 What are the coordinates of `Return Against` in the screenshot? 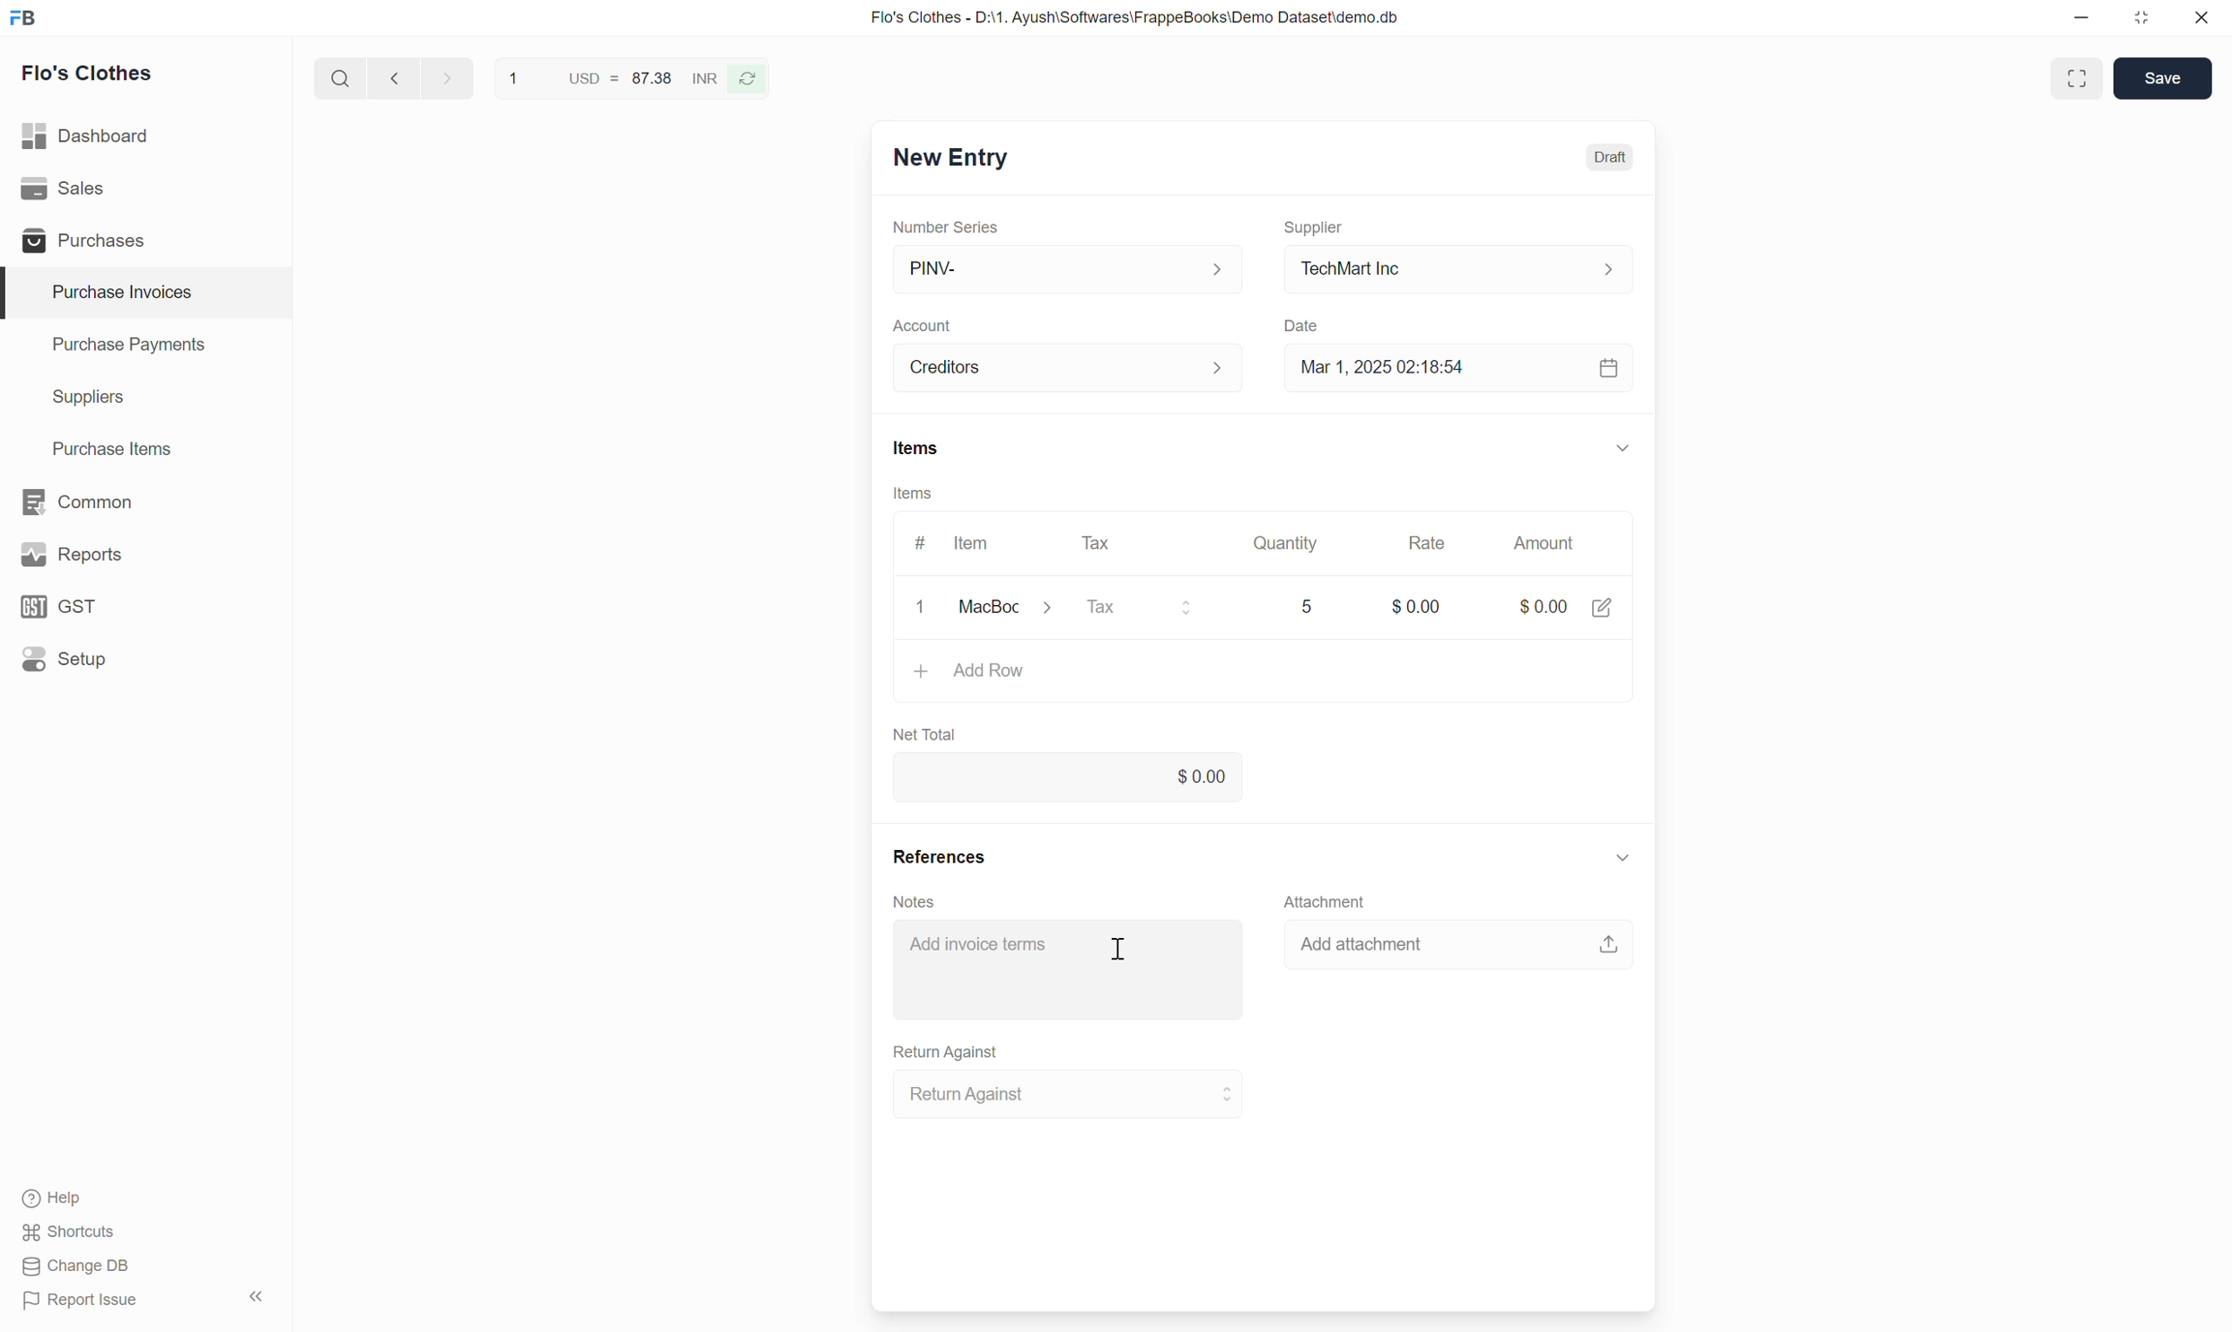 It's located at (947, 1053).